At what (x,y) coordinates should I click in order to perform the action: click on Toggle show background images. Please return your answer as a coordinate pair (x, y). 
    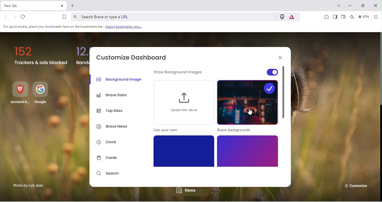
    Looking at the image, I should click on (261, 71).